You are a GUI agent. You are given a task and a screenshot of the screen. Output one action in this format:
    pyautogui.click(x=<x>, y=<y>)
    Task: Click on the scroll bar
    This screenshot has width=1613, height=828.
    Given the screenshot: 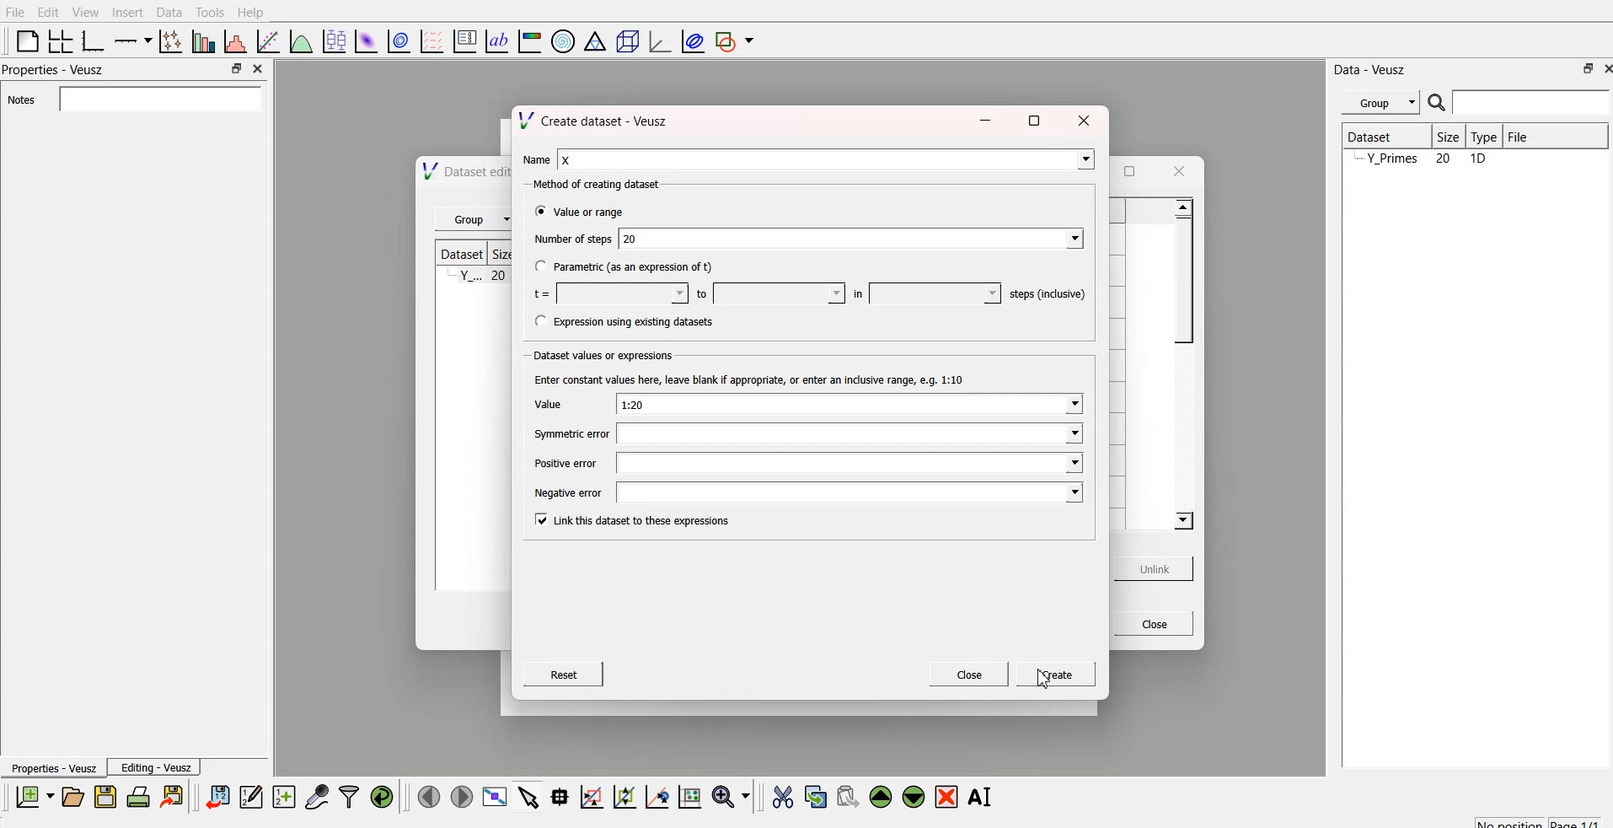 What is the action you would take?
    pyautogui.click(x=1182, y=273)
    